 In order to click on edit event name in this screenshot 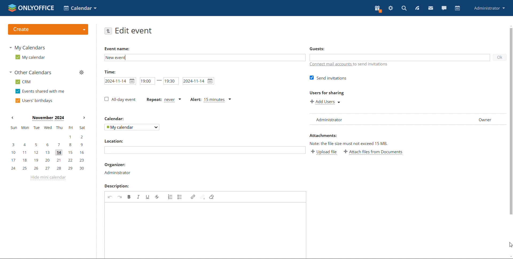, I will do `click(203, 57)`.